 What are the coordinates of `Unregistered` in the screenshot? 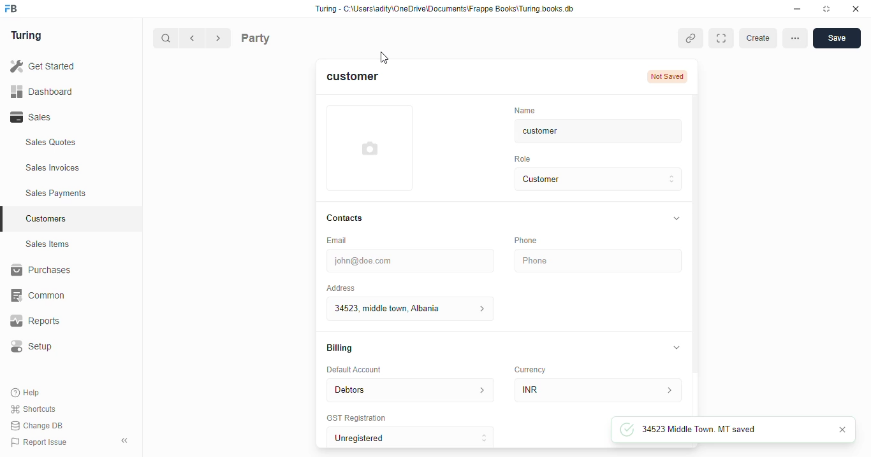 It's located at (412, 435).